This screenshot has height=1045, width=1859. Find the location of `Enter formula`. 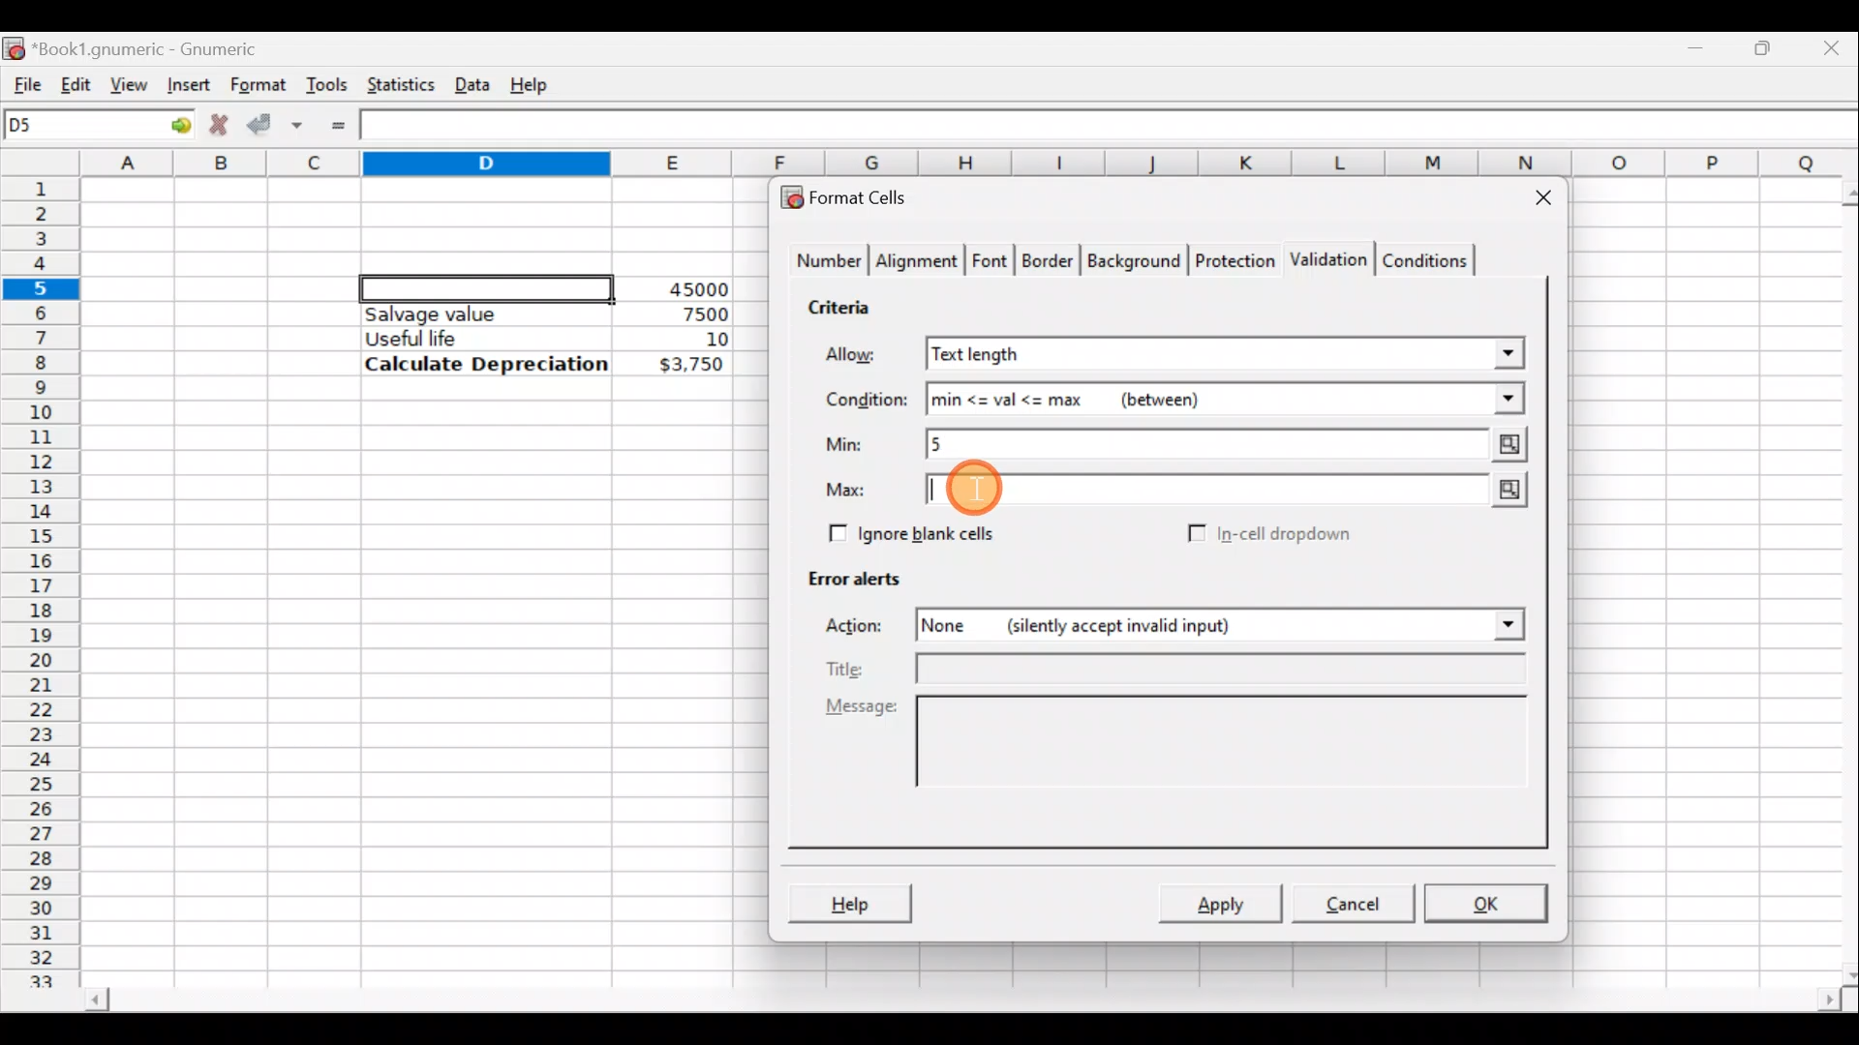

Enter formula is located at coordinates (338, 126).